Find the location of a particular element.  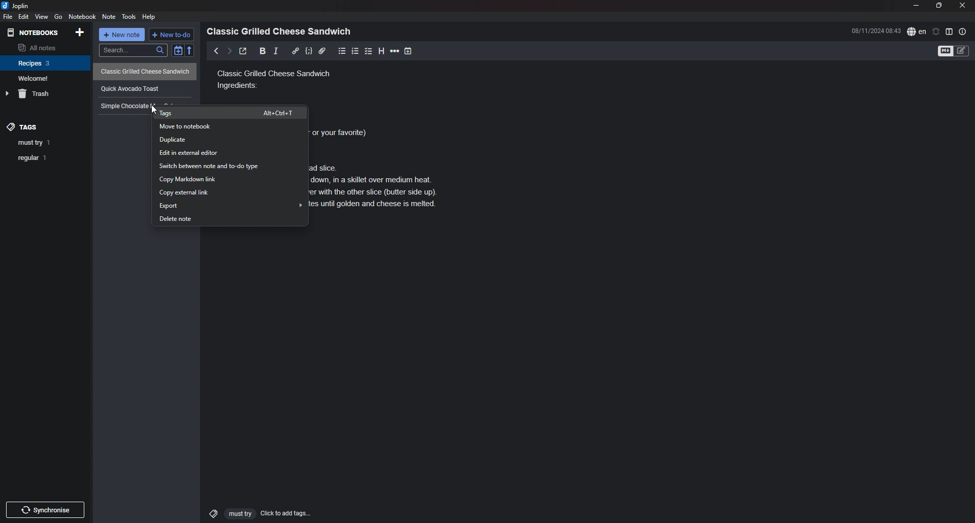

note is located at coordinates (109, 17).